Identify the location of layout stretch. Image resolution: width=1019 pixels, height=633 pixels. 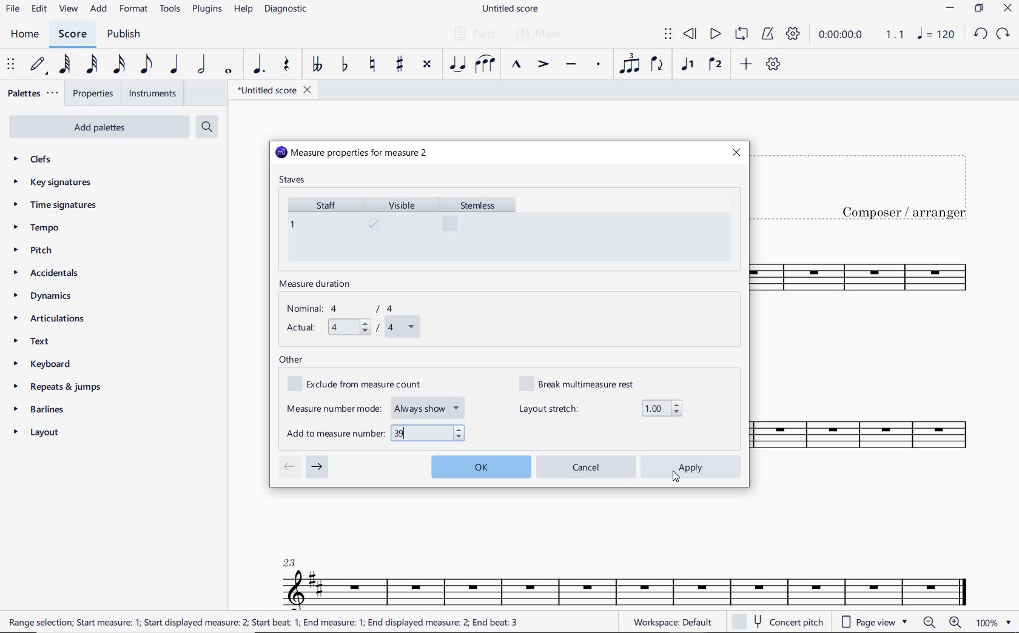
(600, 408).